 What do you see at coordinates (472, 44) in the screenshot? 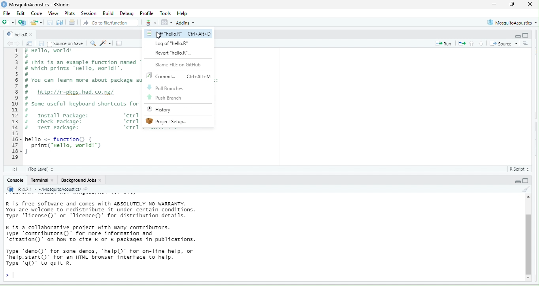
I see `go to previous section/chunk` at bounding box center [472, 44].